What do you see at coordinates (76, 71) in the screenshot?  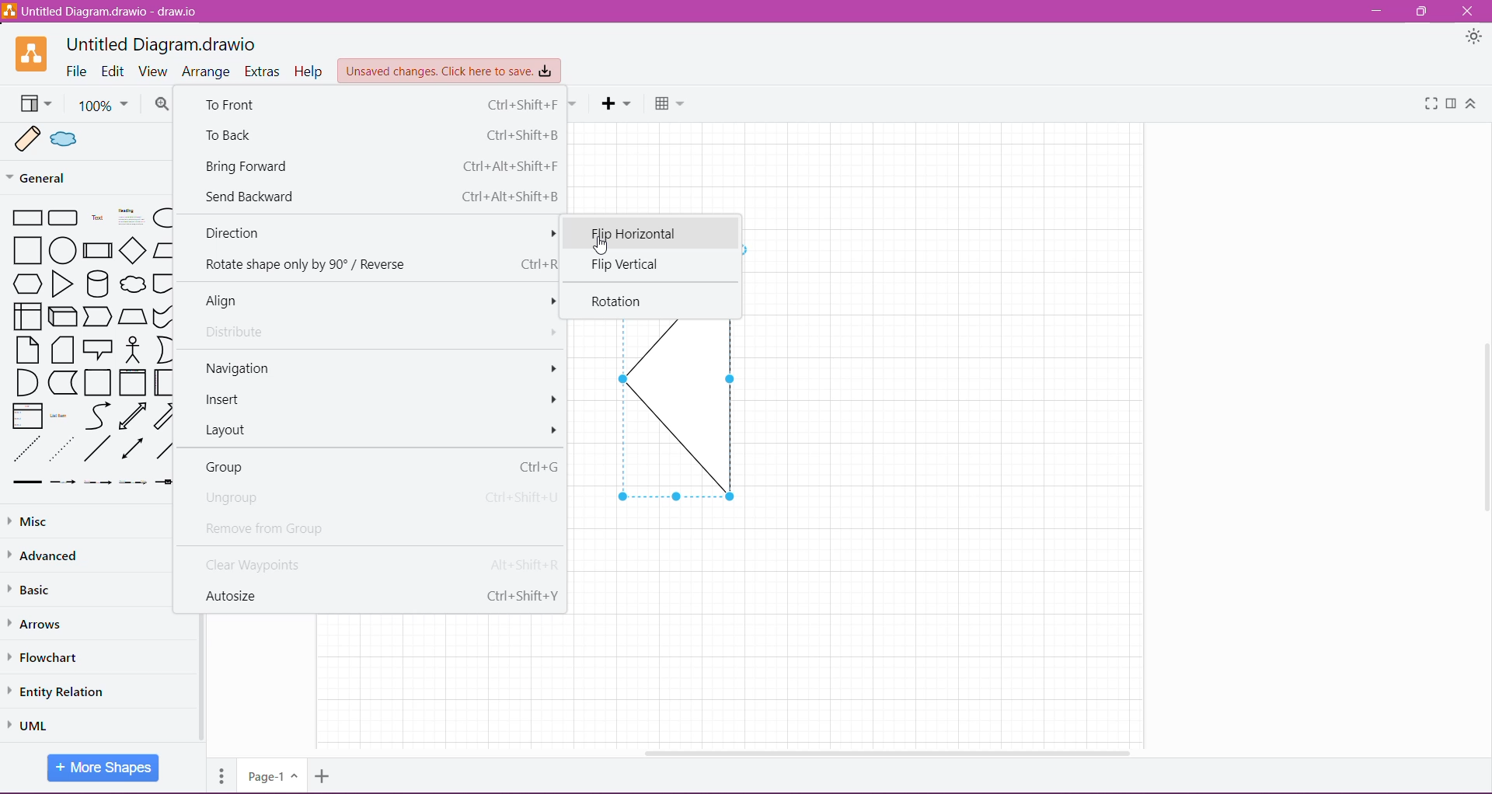 I see `File` at bounding box center [76, 71].